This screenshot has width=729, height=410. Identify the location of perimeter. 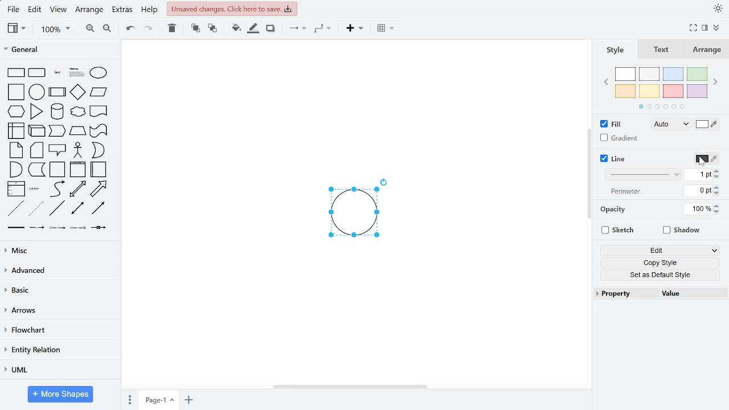
(624, 191).